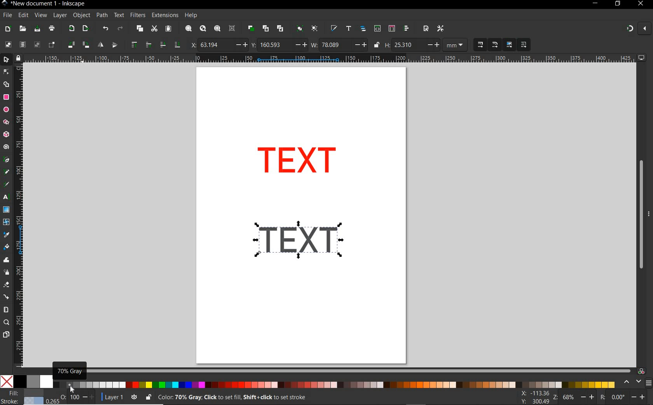  Describe the element at coordinates (297, 237) in the screenshot. I see `gray shadow color added to duplicate` at that location.